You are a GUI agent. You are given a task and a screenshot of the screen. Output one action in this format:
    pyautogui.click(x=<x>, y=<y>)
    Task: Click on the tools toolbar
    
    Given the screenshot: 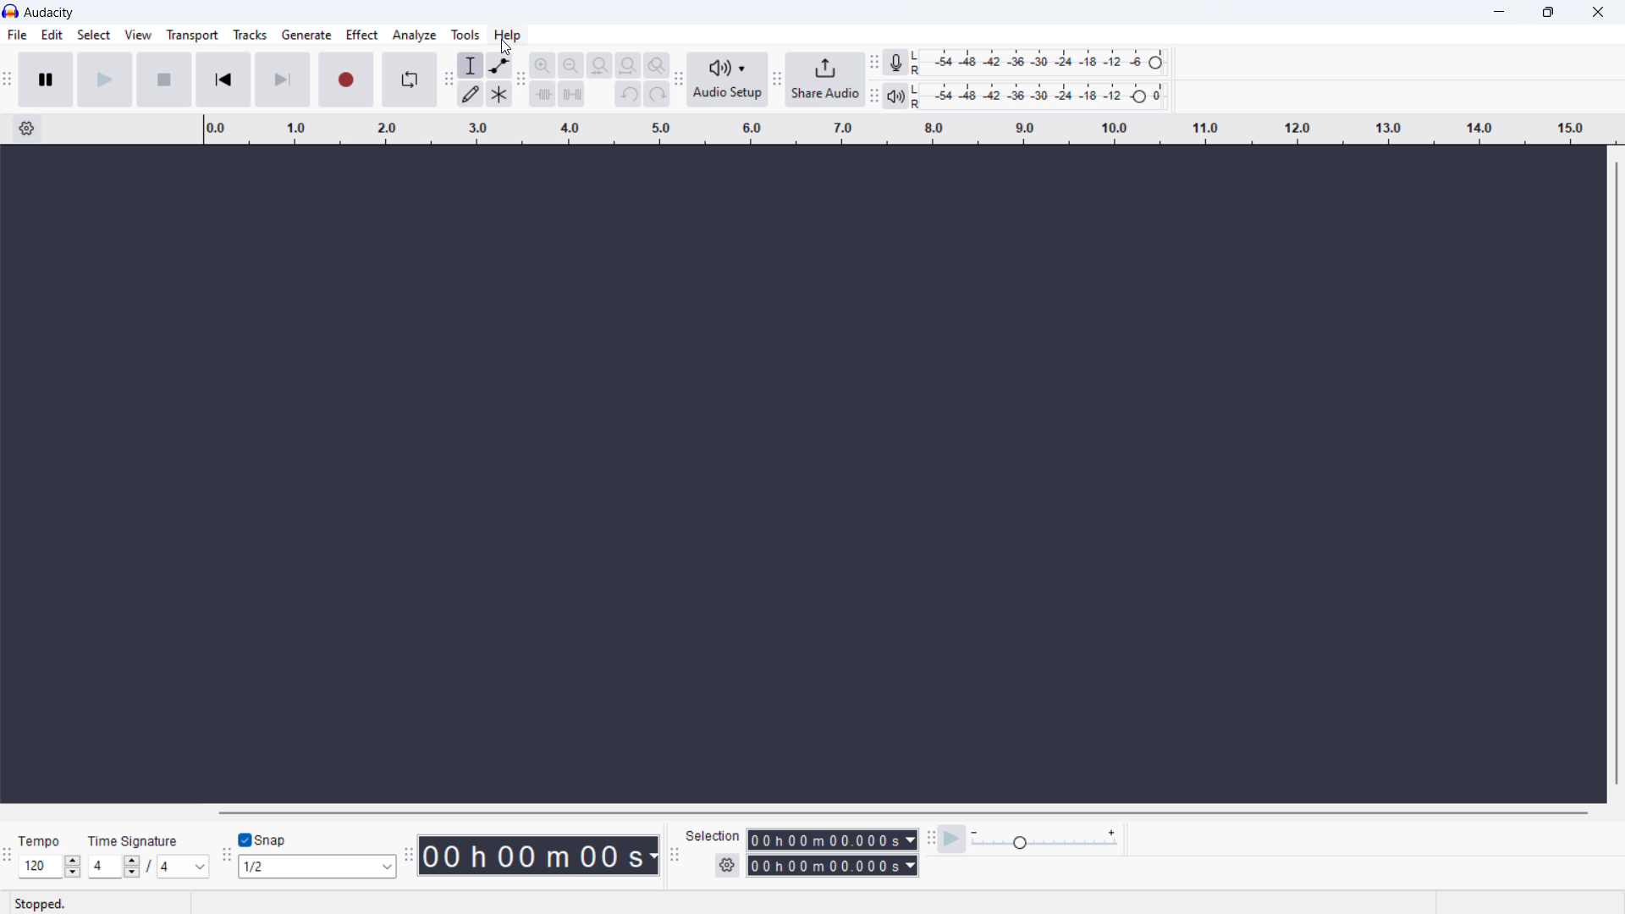 What is the action you would take?
    pyautogui.click(x=449, y=79)
    